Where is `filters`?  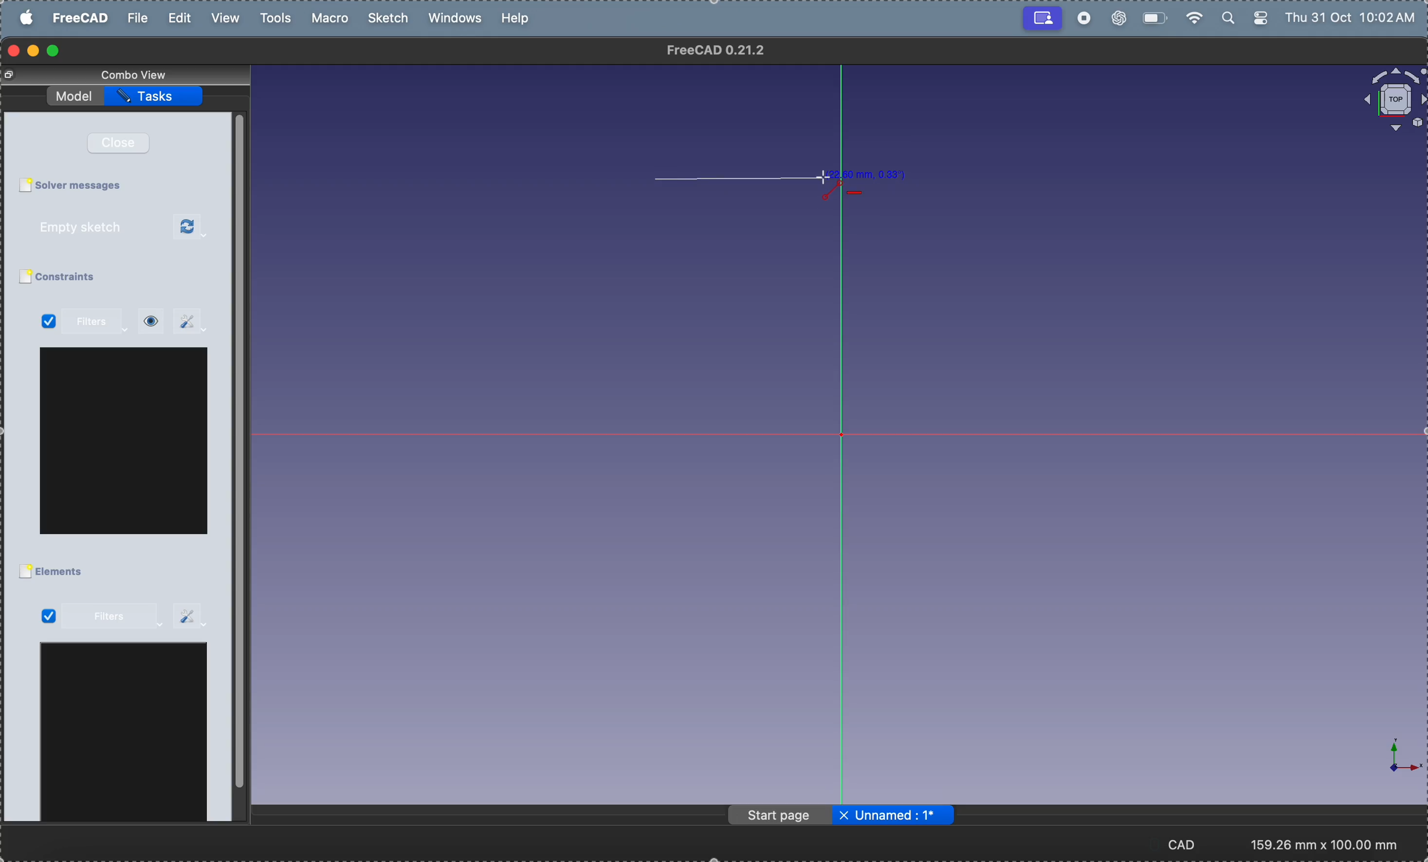
filters is located at coordinates (99, 322).